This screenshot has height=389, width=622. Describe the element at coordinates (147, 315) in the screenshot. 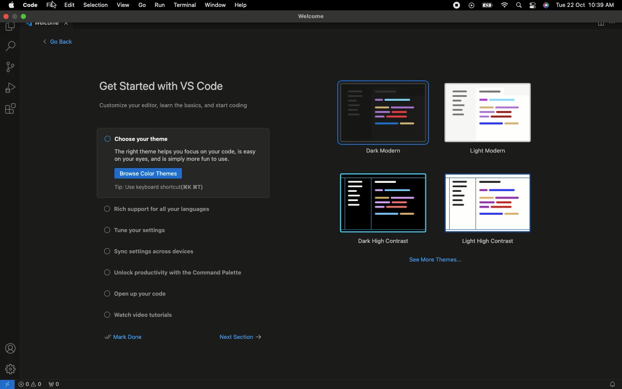

I see `Watch video tutorials` at that location.